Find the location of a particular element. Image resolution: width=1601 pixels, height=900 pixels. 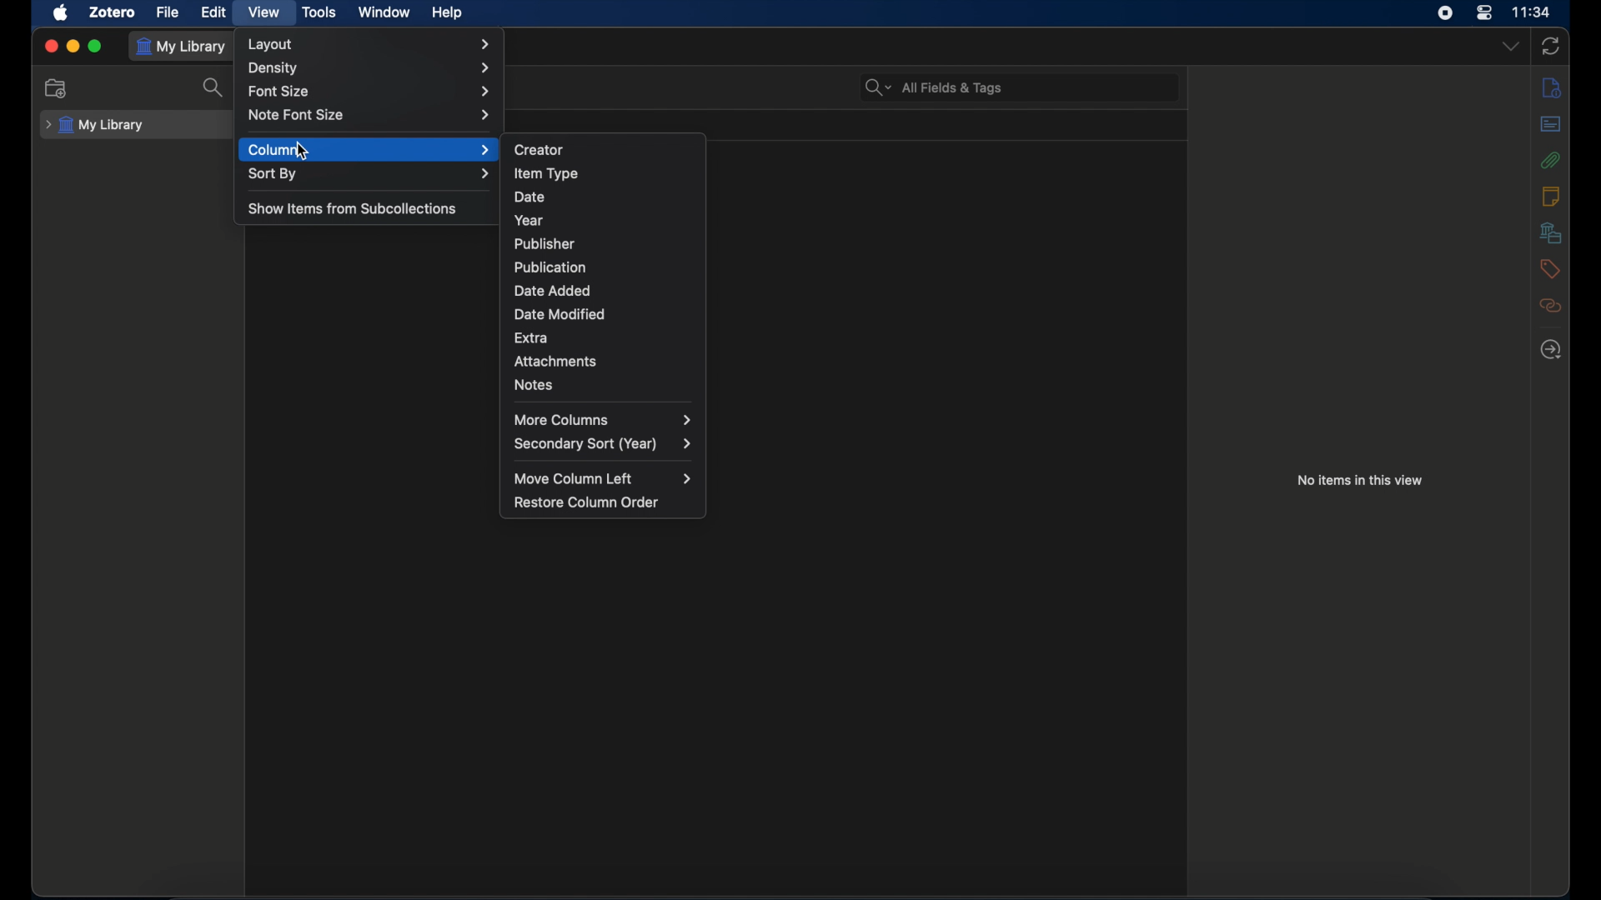

show items from subcollections is located at coordinates (354, 207).